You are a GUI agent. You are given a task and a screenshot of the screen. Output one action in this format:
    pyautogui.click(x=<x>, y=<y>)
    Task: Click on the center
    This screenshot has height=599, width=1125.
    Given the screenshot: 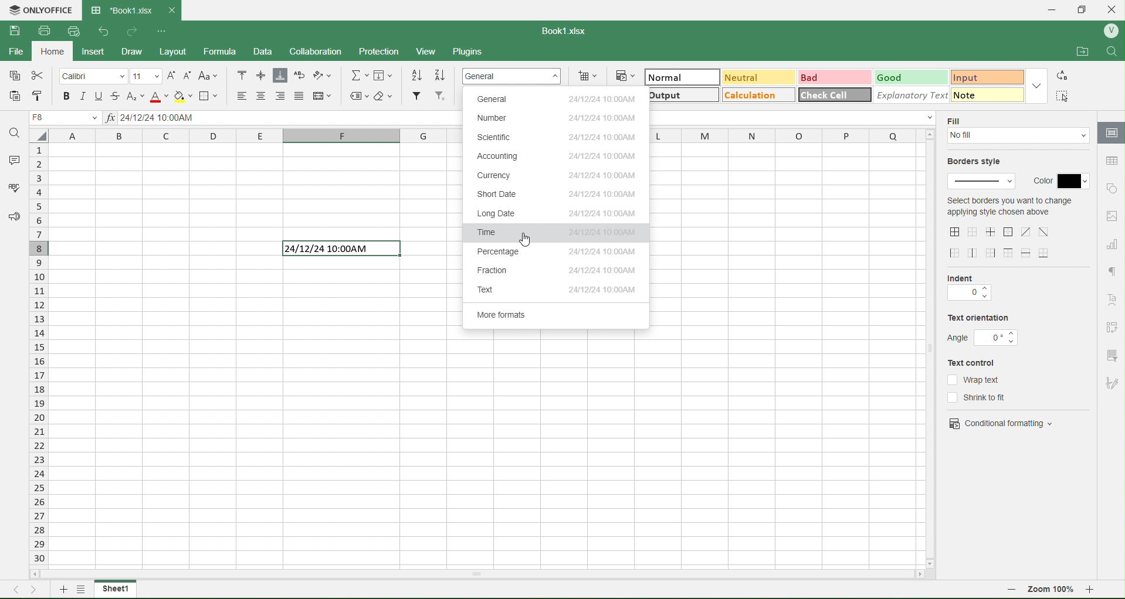 What is the action you would take?
    pyautogui.click(x=1044, y=231)
    